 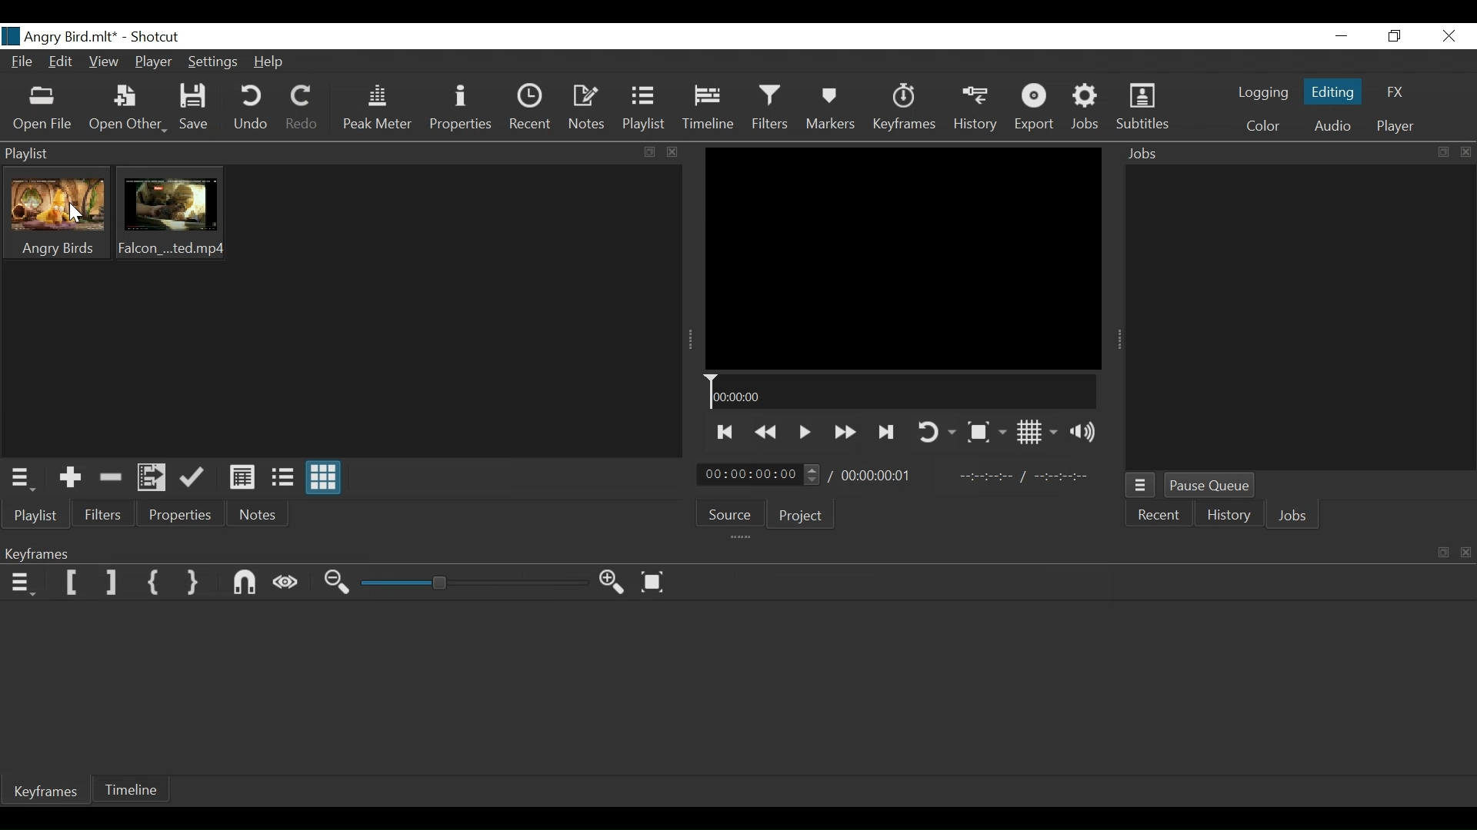 What do you see at coordinates (645, 110) in the screenshot?
I see `Playlist` at bounding box center [645, 110].